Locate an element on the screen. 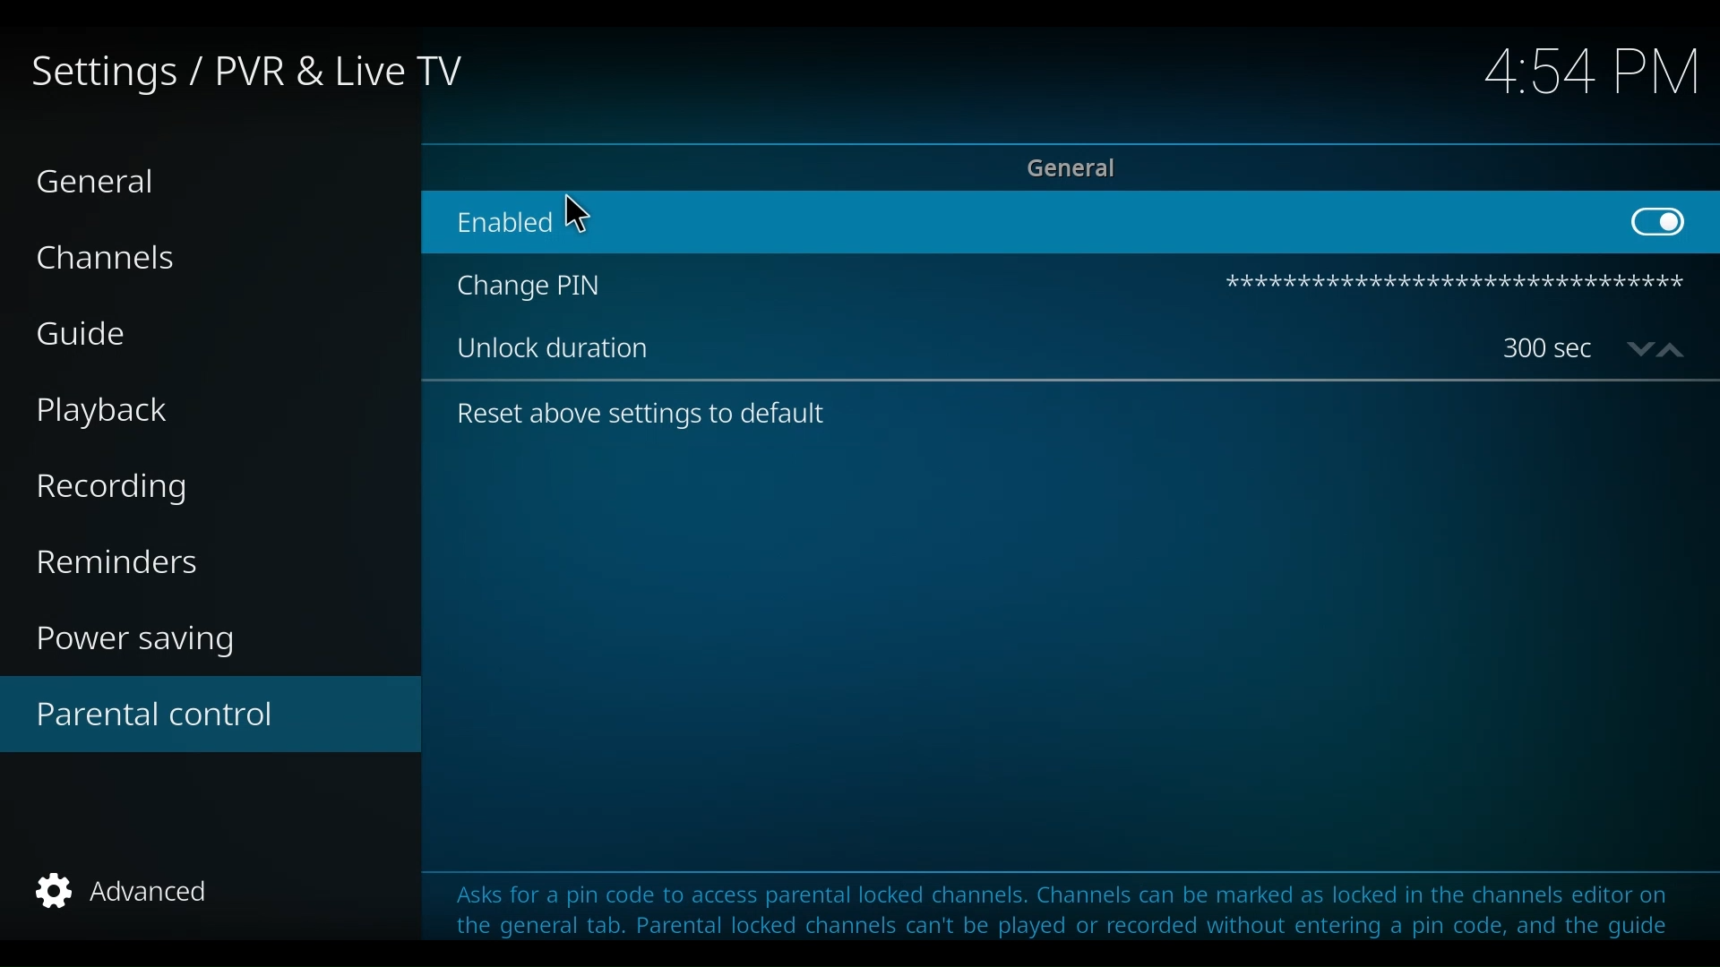 This screenshot has height=967, width=1720. Channels is located at coordinates (101, 260).